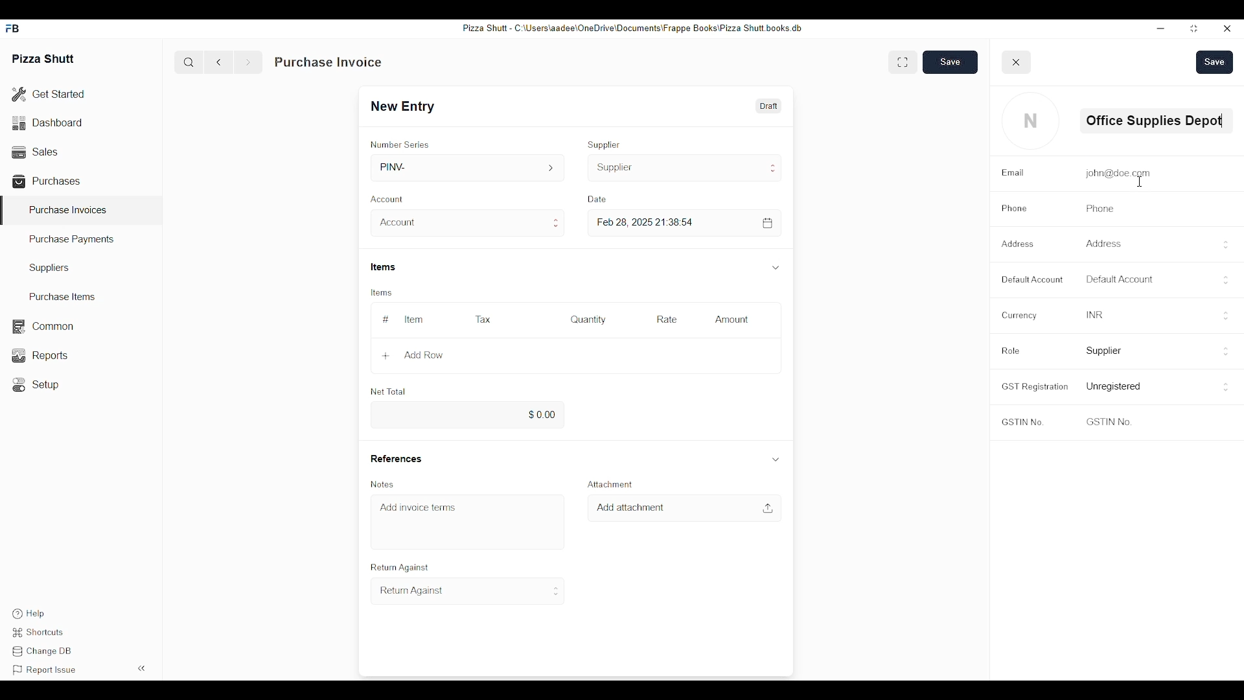 This screenshot has width=1244, height=700. I want to click on Pizza Shutt, so click(44, 58).